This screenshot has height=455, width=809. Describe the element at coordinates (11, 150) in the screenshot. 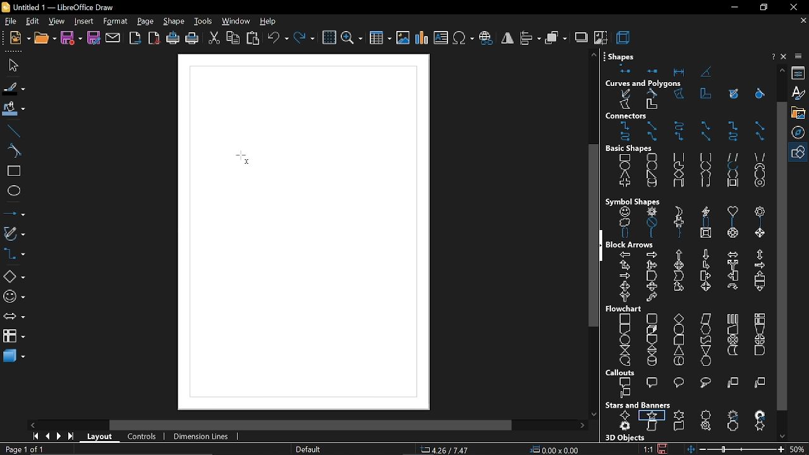

I see `curve` at that location.